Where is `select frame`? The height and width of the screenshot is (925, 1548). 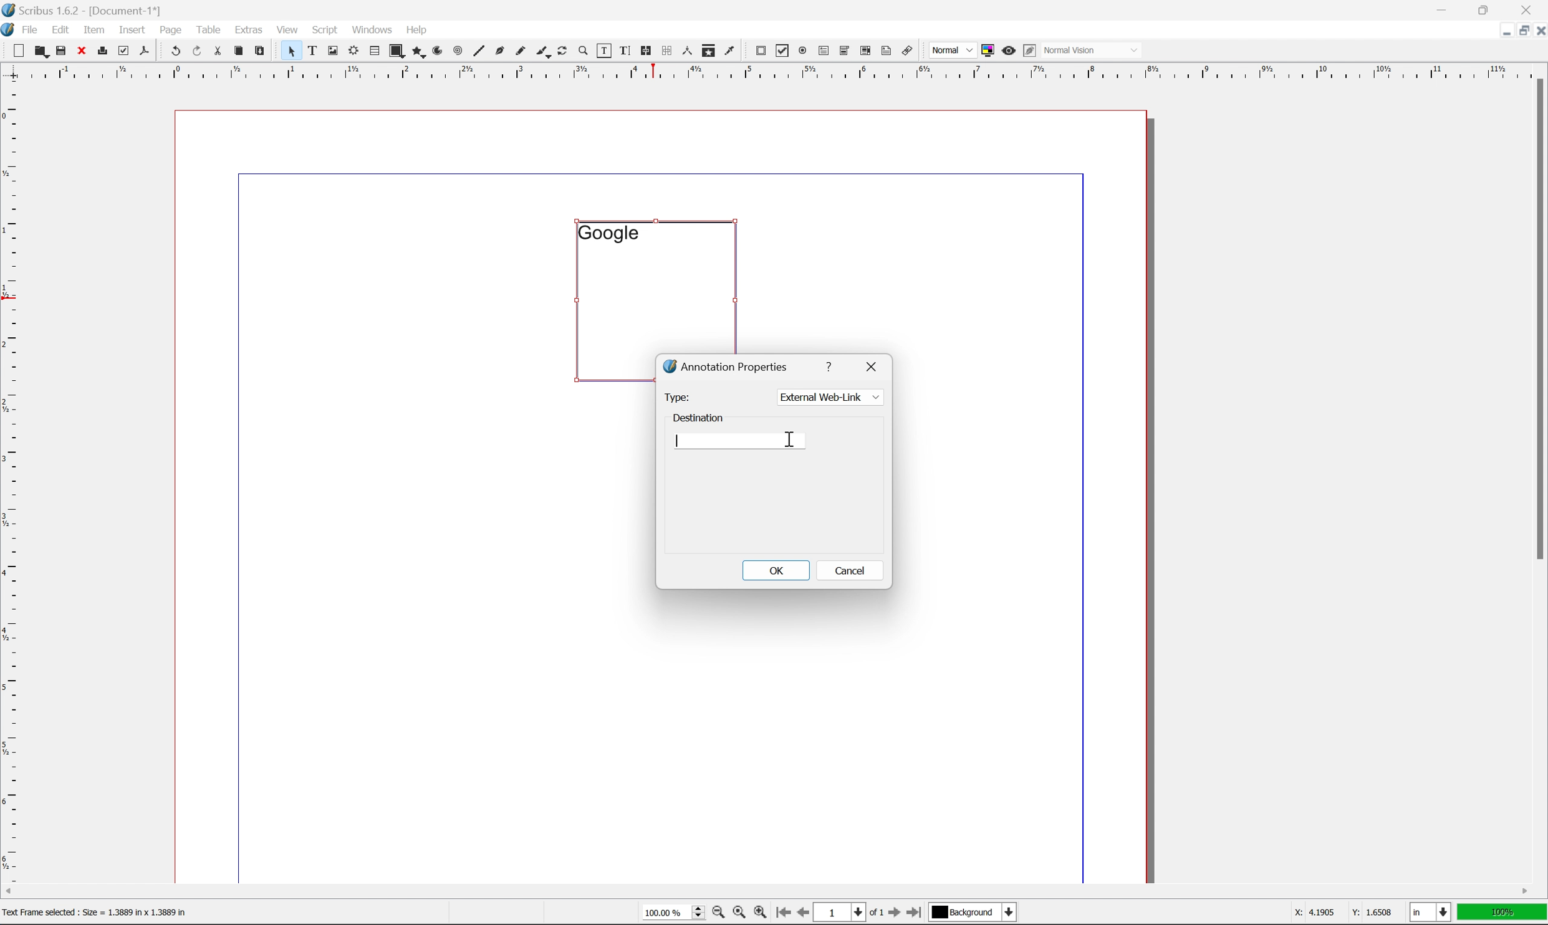
select frame is located at coordinates (291, 53).